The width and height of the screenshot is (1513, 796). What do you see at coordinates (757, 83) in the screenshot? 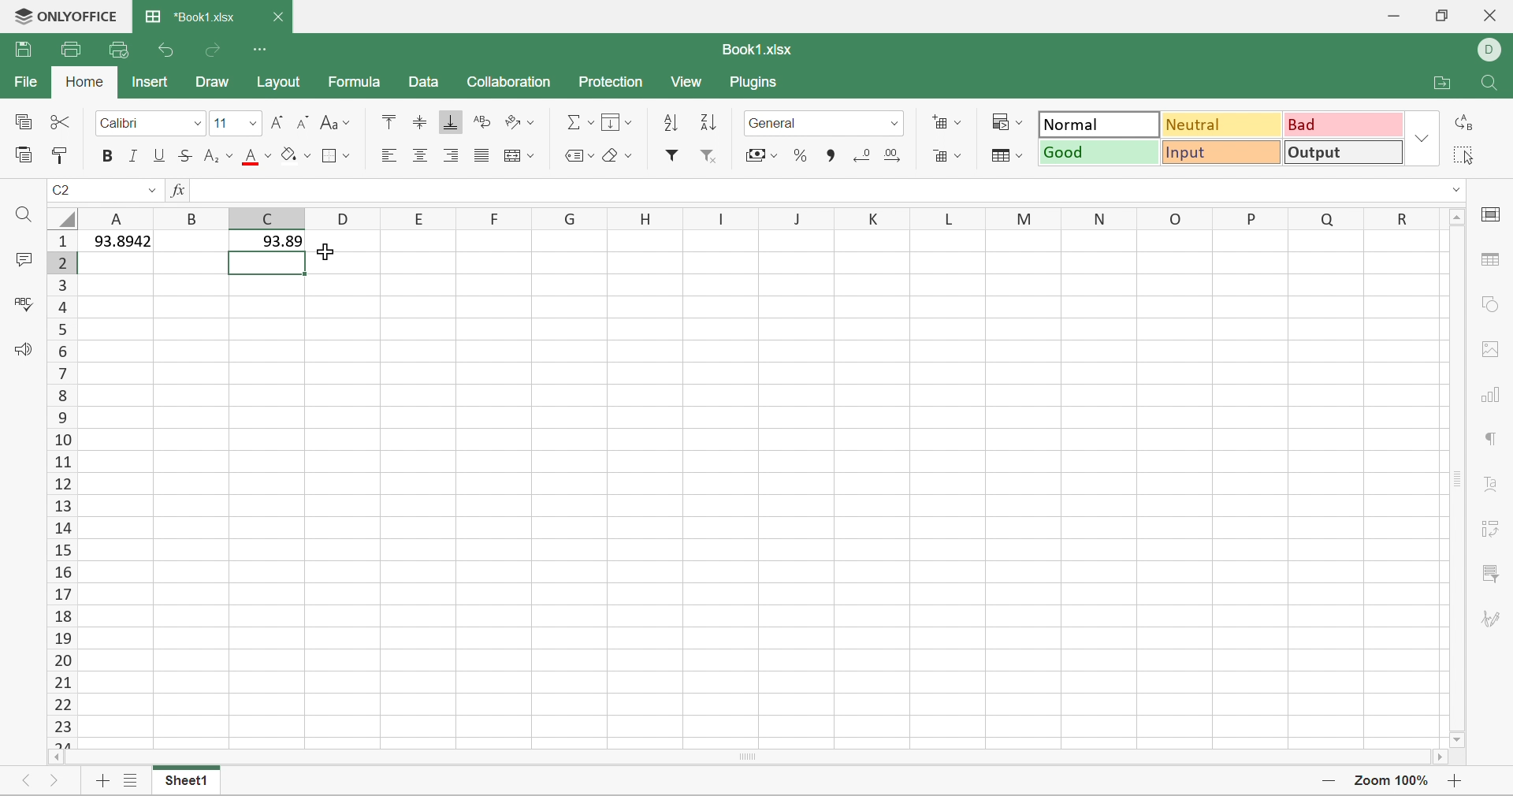
I see `Plugins` at bounding box center [757, 83].